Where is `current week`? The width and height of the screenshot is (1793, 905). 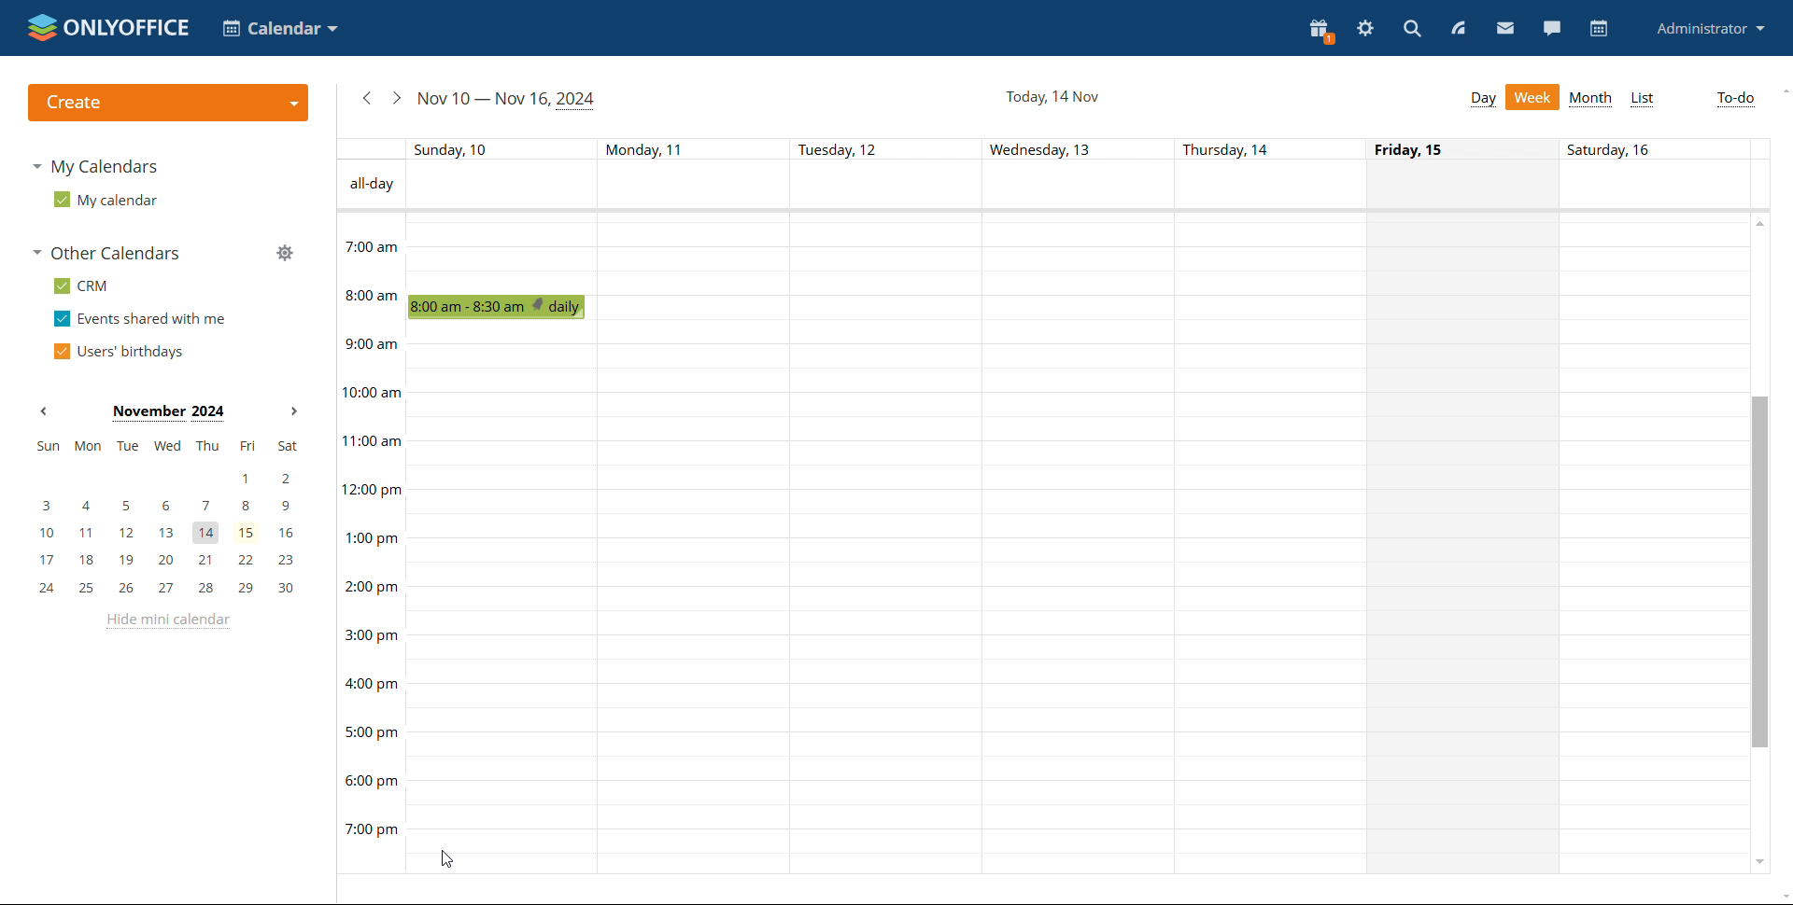 current week is located at coordinates (508, 100).